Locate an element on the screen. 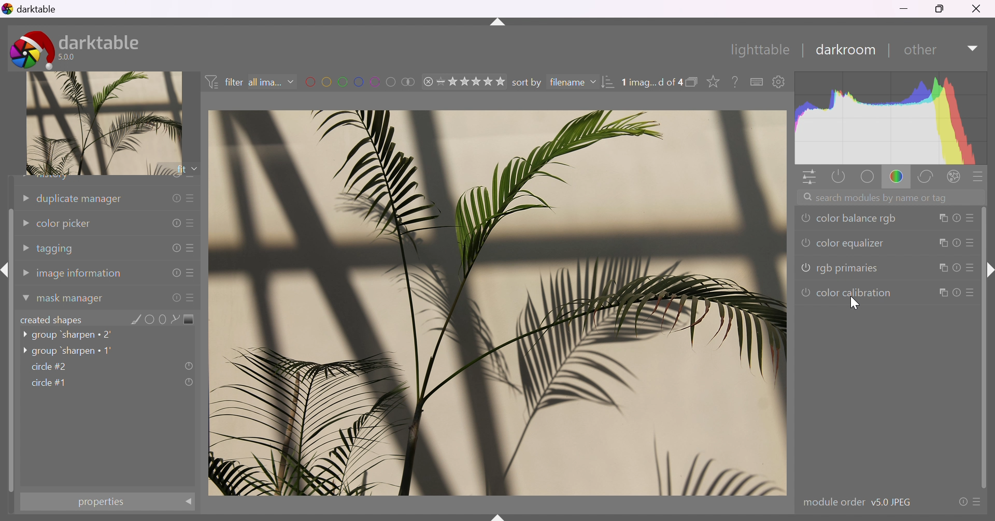 This screenshot has height=521, width=995. other is located at coordinates (944, 50).